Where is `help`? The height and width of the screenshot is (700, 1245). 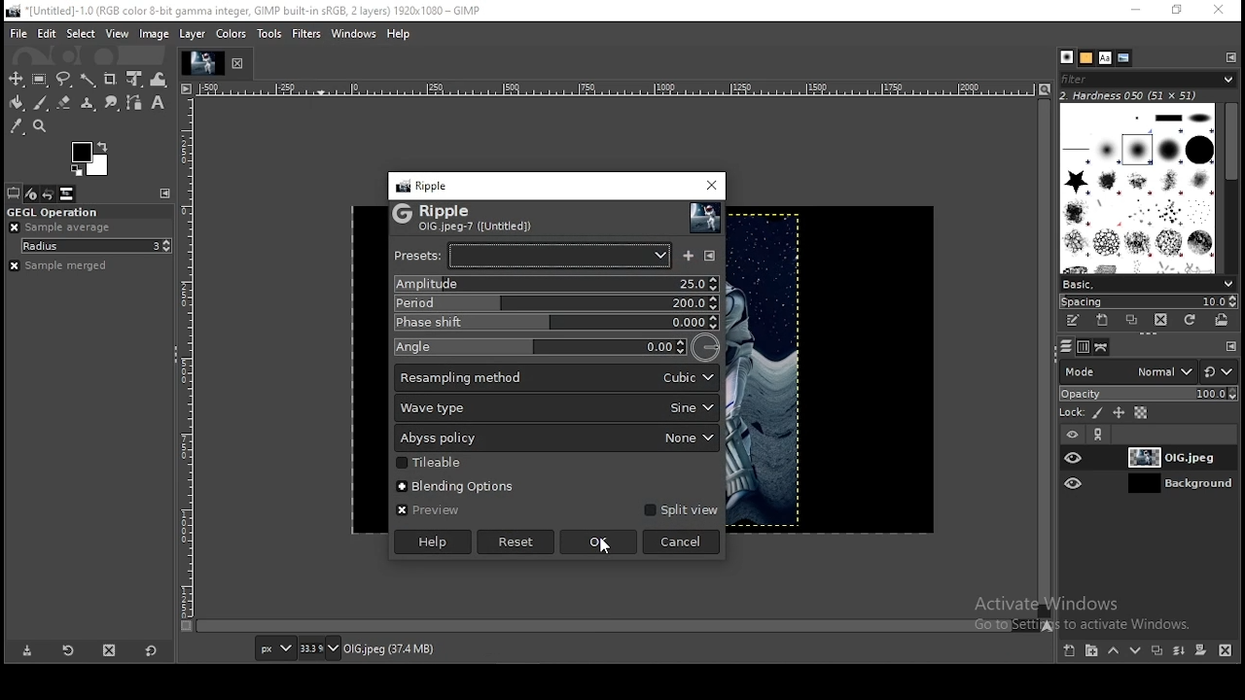
help is located at coordinates (399, 33).